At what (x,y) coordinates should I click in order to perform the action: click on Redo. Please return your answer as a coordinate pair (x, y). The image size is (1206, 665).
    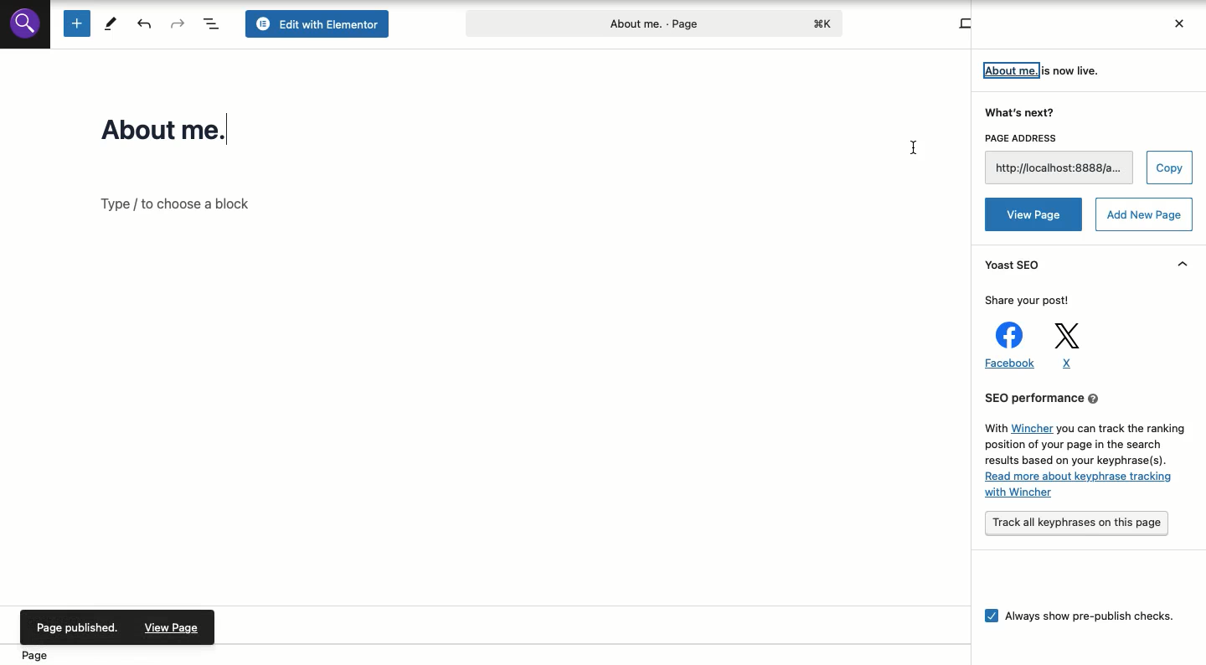
    Looking at the image, I should click on (178, 23).